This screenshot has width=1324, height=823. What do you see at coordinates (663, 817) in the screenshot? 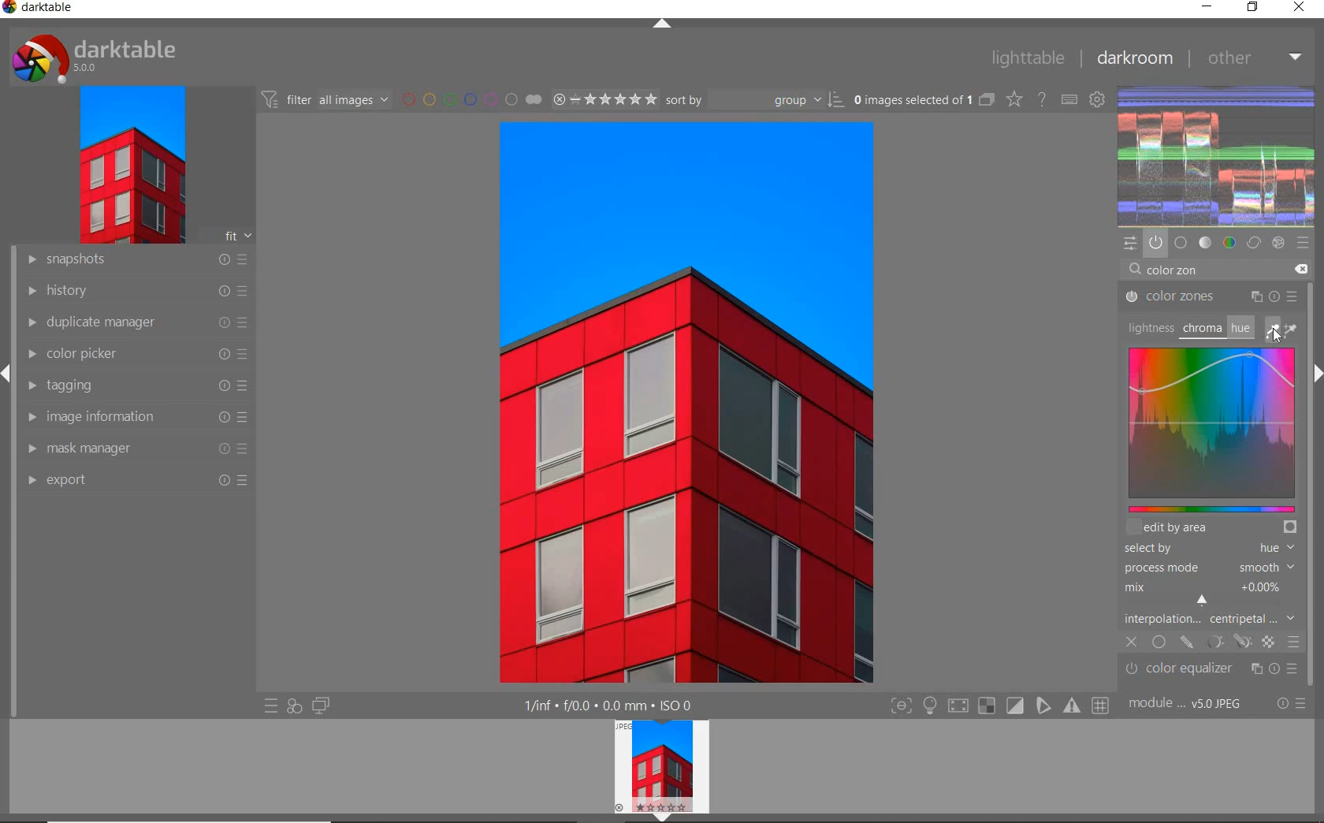
I see `expand/collapse` at bounding box center [663, 817].